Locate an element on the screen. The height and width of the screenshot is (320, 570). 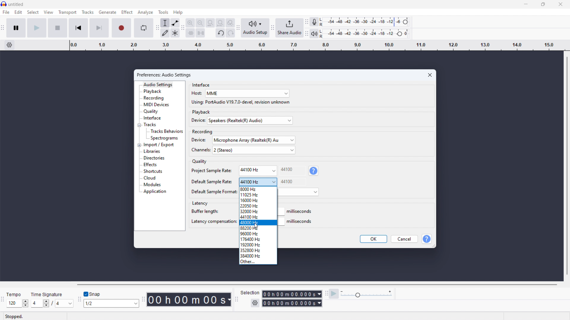
collapse is located at coordinates (140, 125).